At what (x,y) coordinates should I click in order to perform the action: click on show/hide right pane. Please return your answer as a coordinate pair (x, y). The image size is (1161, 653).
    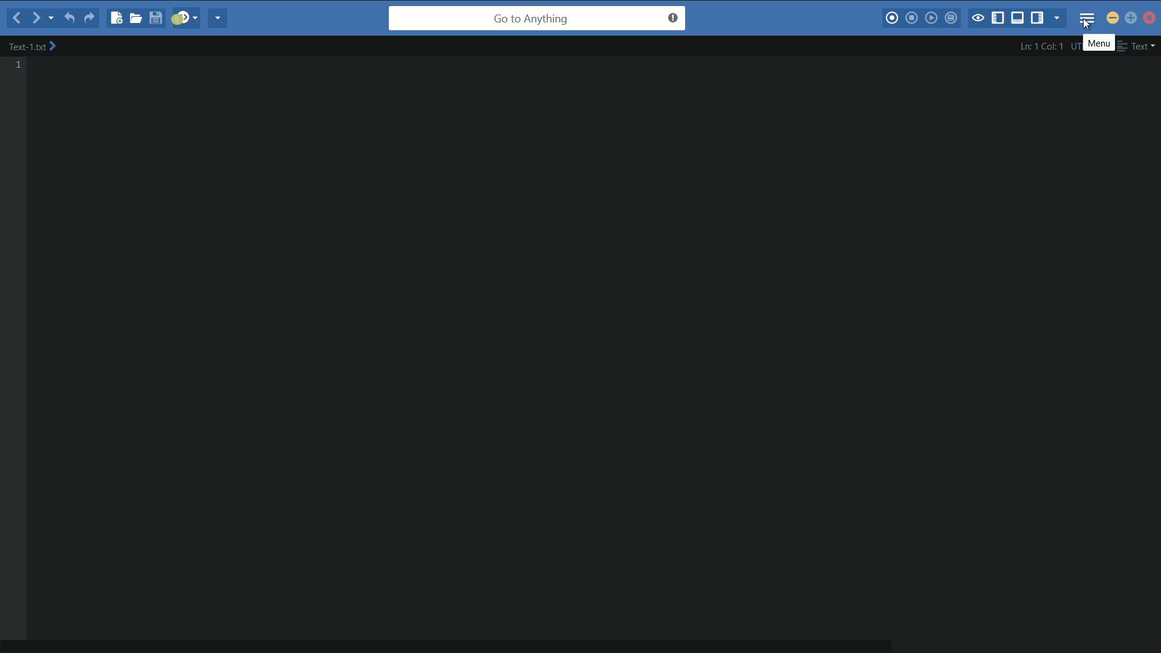
    Looking at the image, I should click on (1038, 18).